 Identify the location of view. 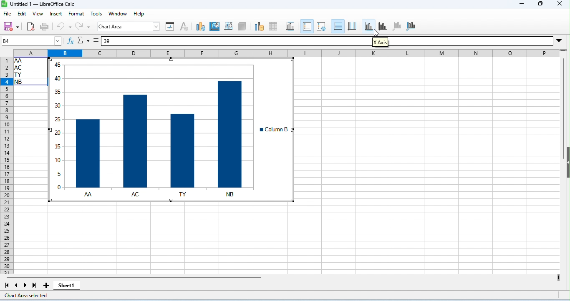
(38, 14).